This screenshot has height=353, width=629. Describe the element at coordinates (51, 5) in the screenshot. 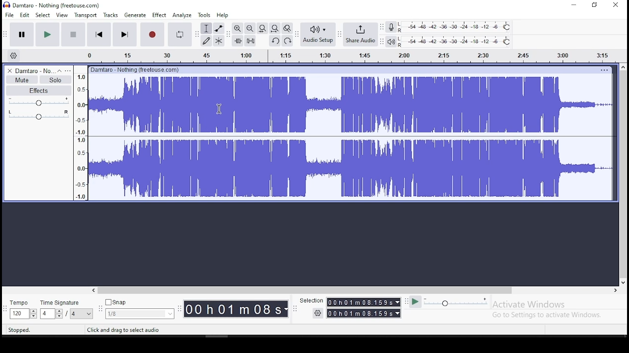

I see `Damtaro - Nothing (freetouse.com)` at that location.